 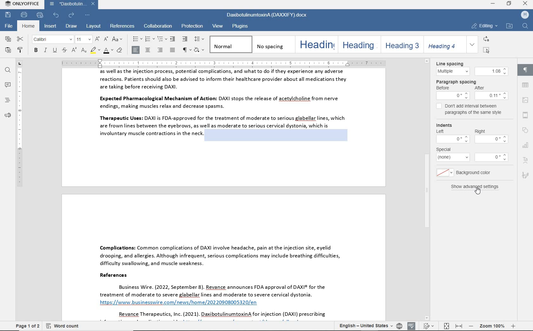 I want to click on increase indent, so click(x=185, y=39).